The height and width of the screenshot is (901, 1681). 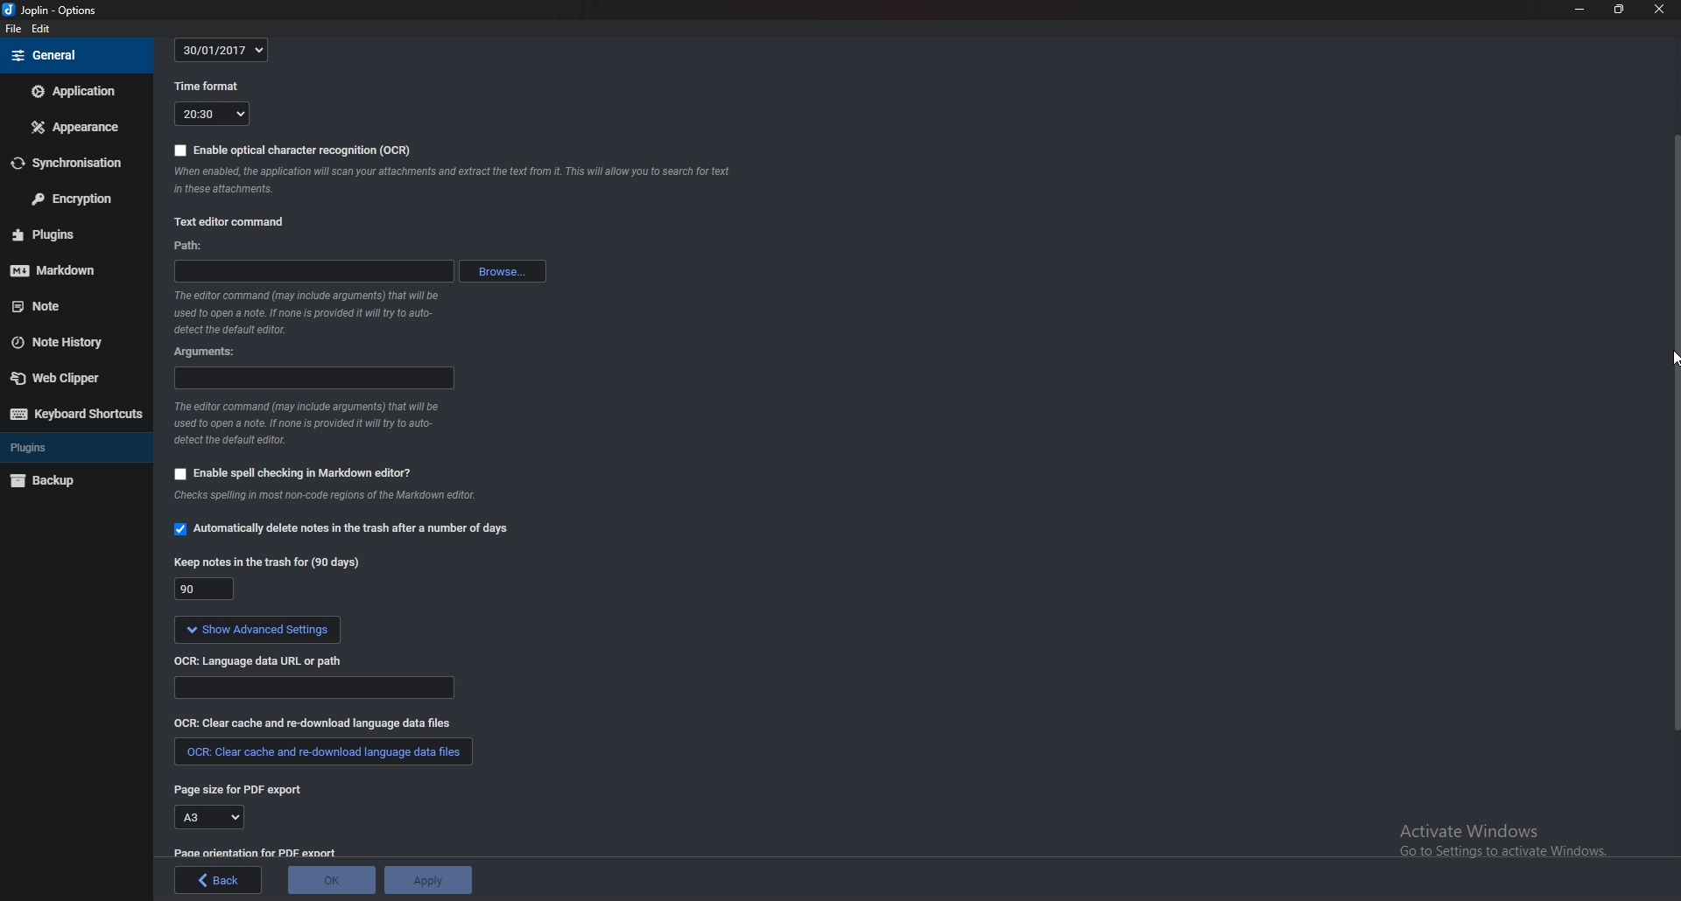 What do you see at coordinates (331, 724) in the screenshot?
I see `O C R clear cash and redownload language data files` at bounding box center [331, 724].